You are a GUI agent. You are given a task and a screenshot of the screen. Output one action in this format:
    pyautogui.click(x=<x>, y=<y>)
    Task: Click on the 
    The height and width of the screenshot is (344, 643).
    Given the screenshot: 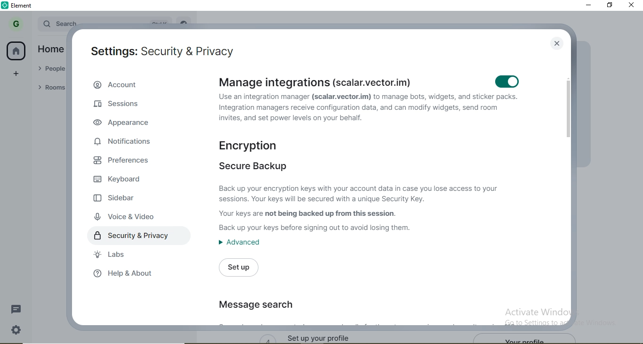 What is the action you would take?
    pyautogui.click(x=140, y=238)
    